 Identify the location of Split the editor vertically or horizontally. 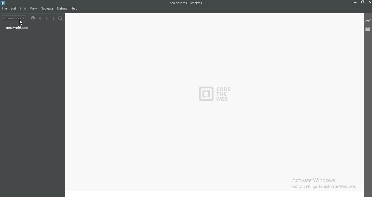
(53, 18).